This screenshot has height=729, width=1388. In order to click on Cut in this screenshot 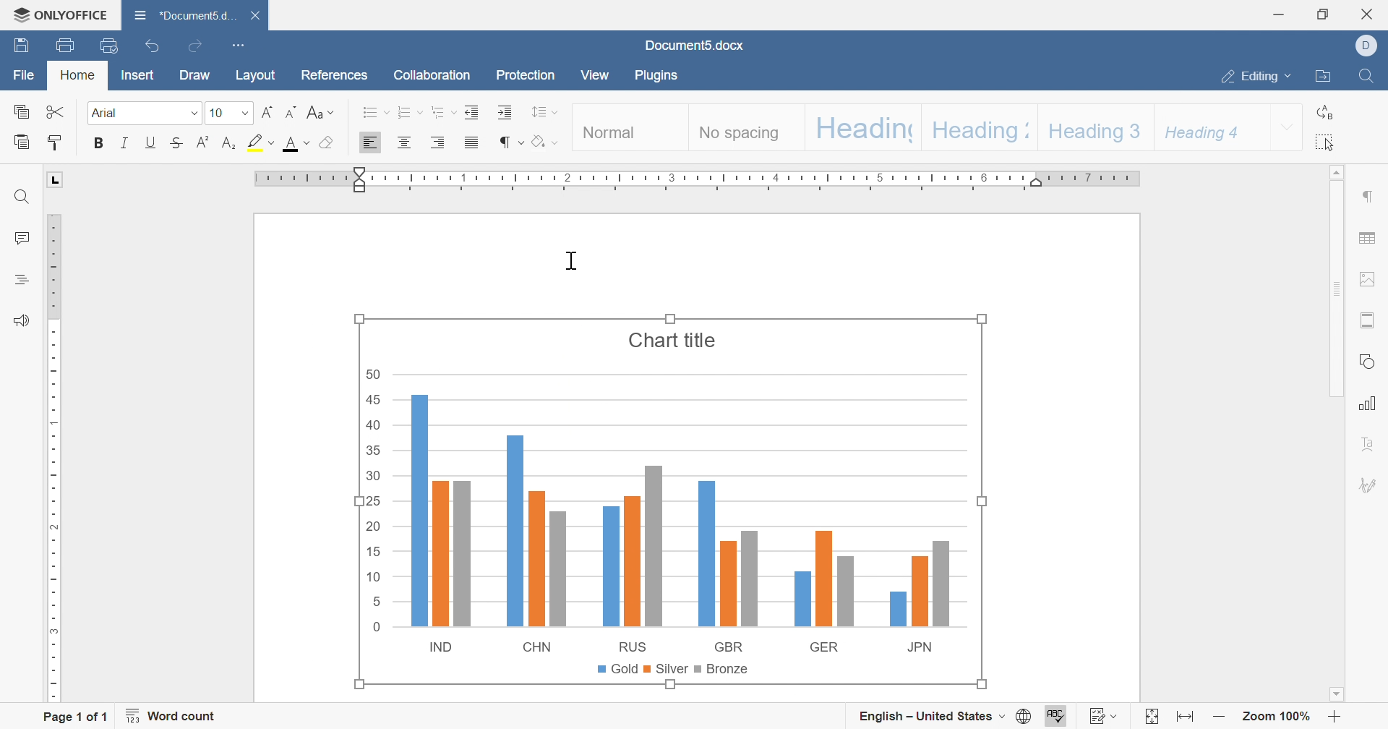, I will do `click(56, 111)`.